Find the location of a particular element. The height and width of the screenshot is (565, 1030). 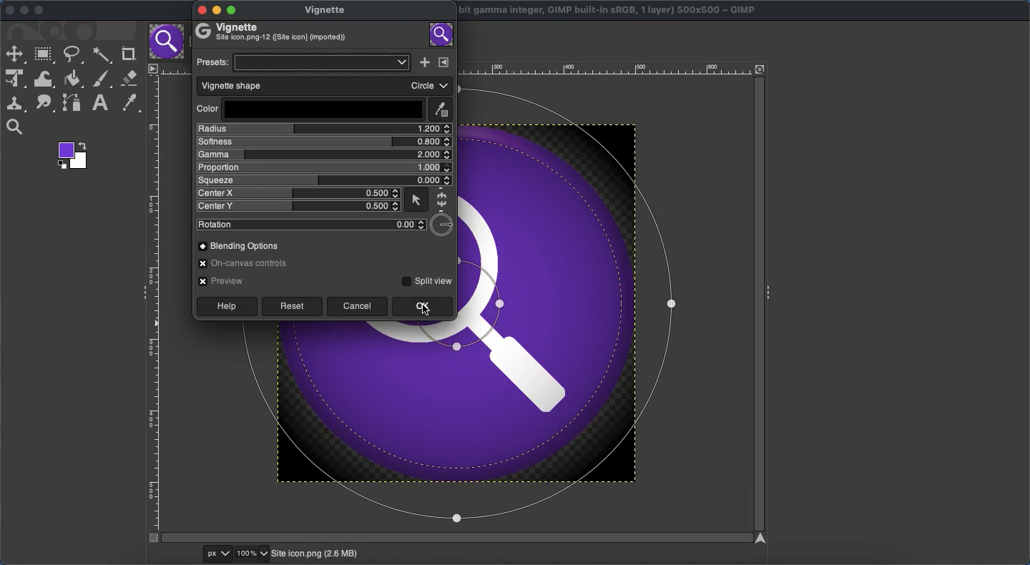

Color is located at coordinates (308, 109).